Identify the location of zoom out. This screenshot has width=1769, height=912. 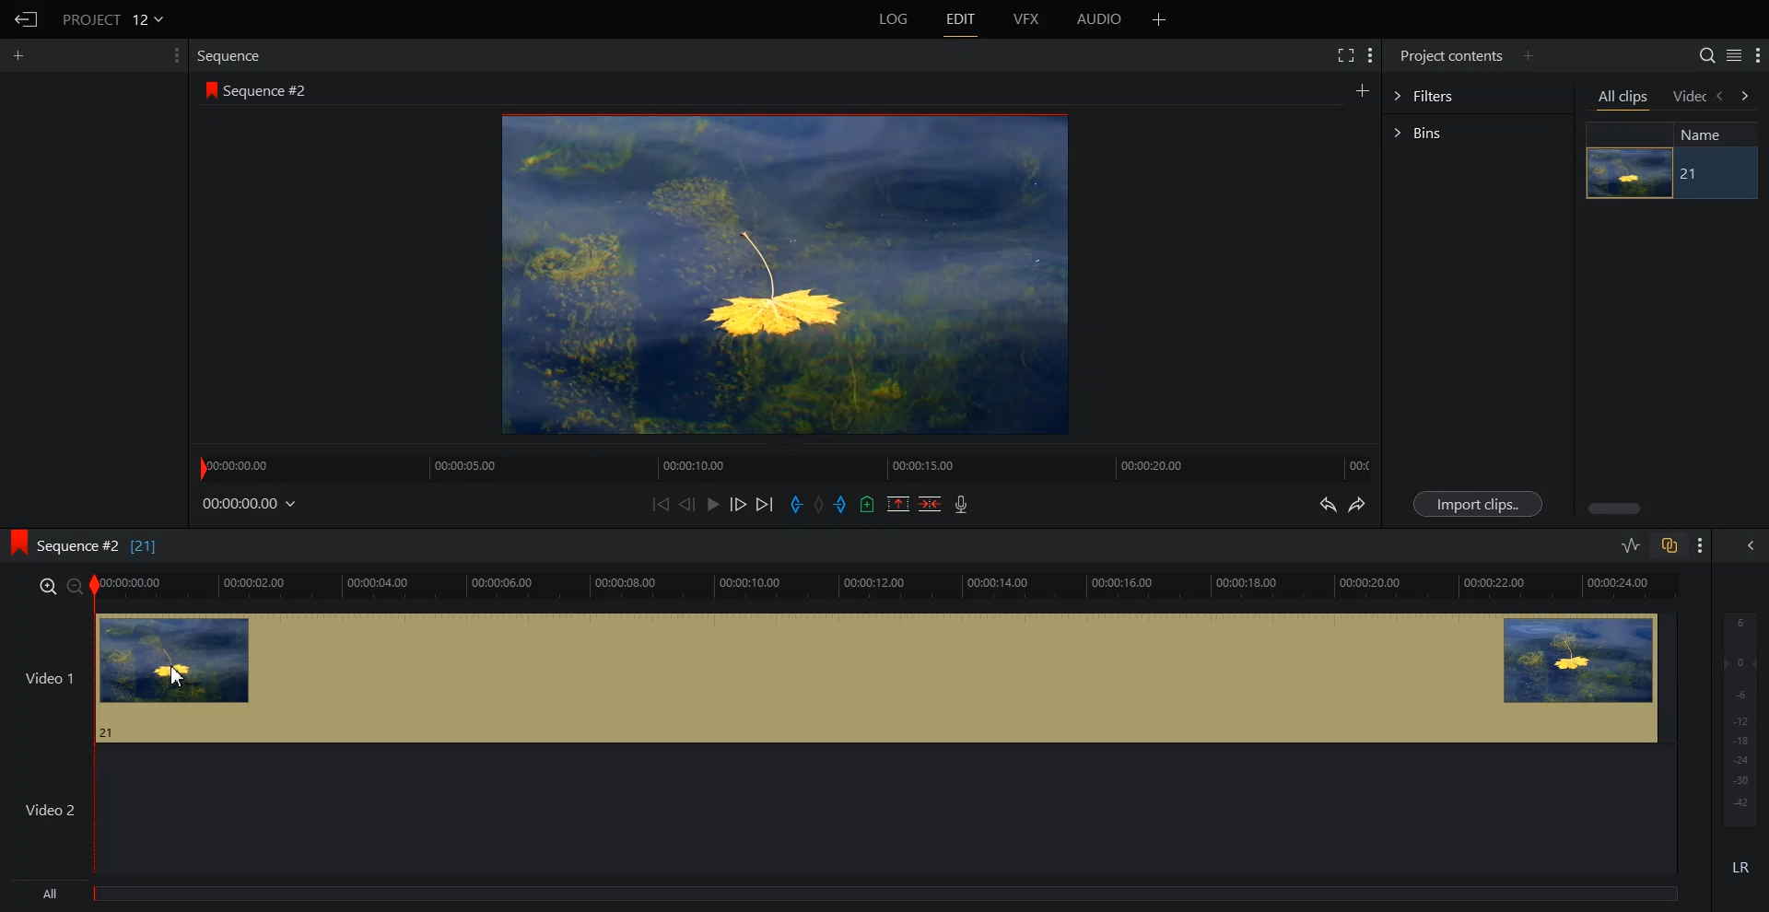
(75, 587).